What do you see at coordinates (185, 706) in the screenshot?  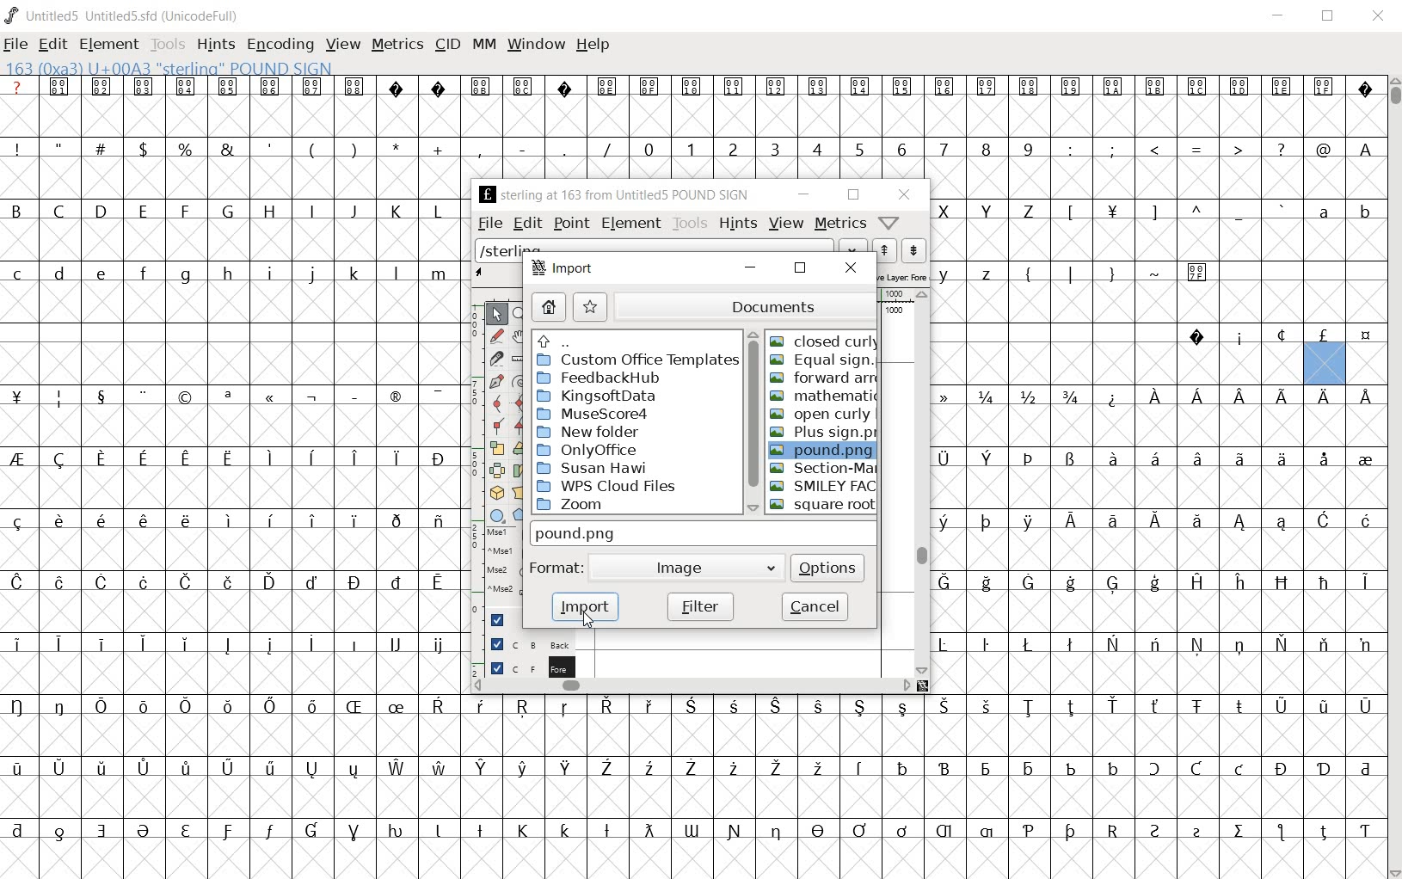 I see `Symbol` at bounding box center [185, 706].